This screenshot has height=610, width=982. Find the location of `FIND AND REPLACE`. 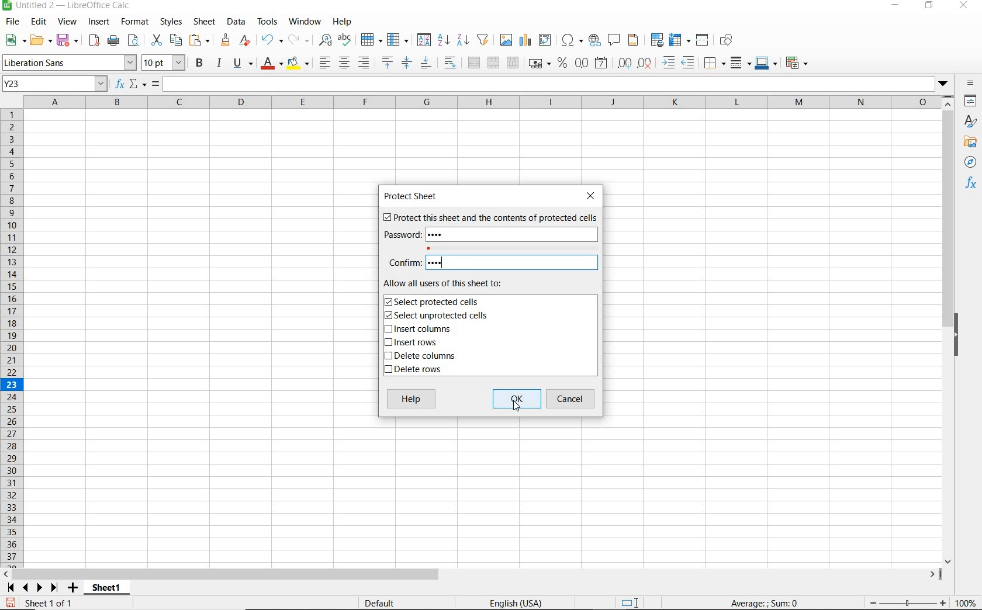

FIND AND REPLACE is located at coordinates (323, 40).